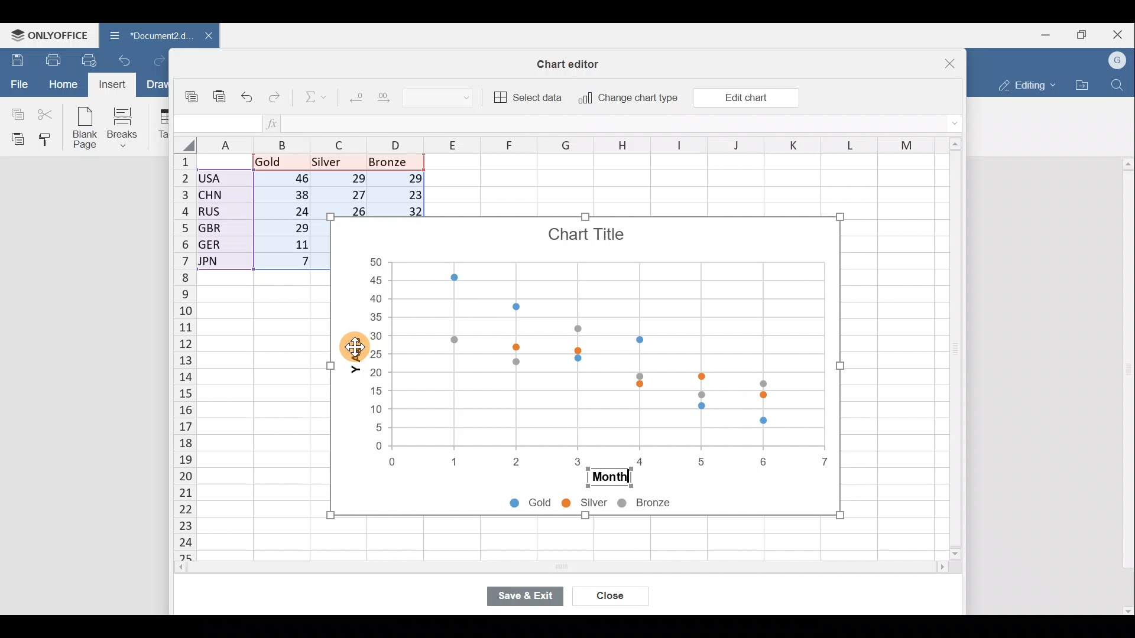 Image resolution: width=1135 pixels, height=638 pixels. Describe the element at coordinates (585, 341) in the screenshot. I see `Chart image` at that location.